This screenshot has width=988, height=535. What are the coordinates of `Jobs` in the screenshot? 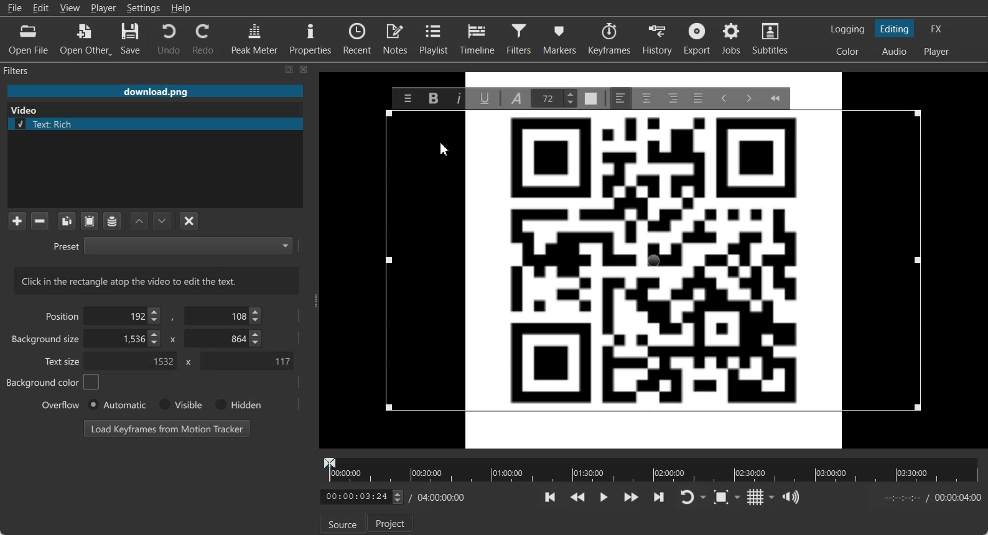 It's located at (732, 39).